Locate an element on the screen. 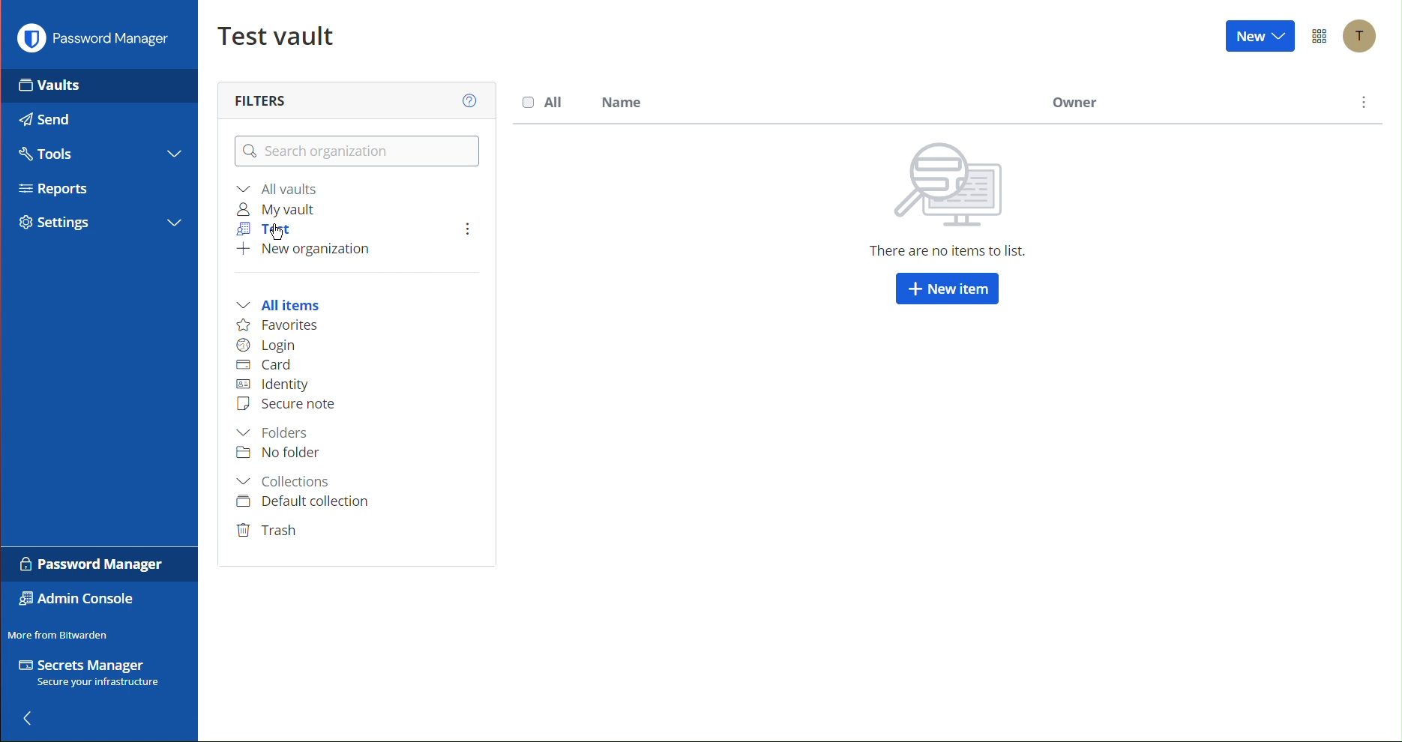 The width and height of the screenshot is (1402, 742). Trash is located at coordinates (268, 528).